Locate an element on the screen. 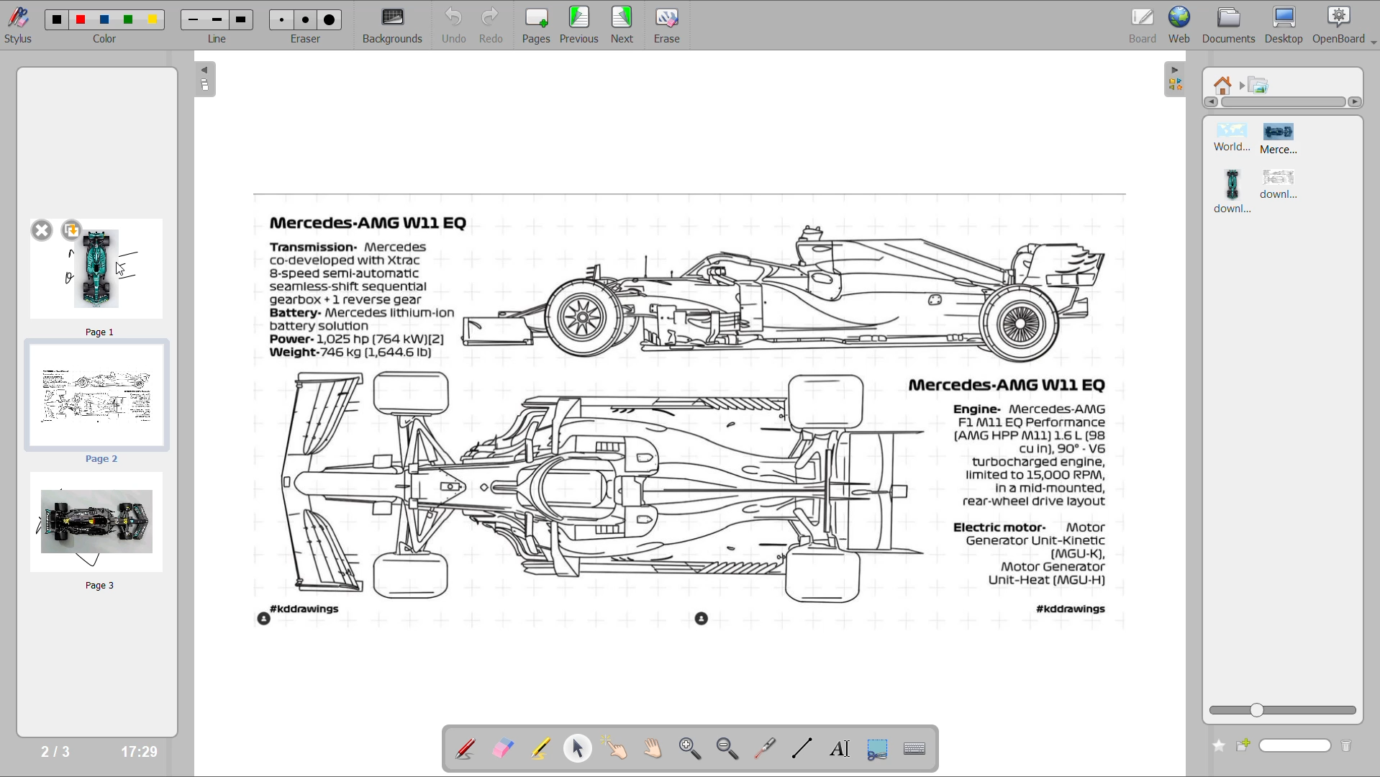 This screenshot has height=777, width=1380. erase is located at coordinates (668, 26).